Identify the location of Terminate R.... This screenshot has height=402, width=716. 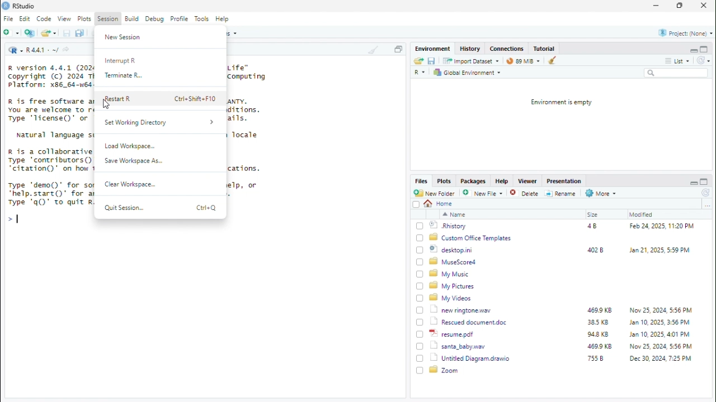
(125, 76).